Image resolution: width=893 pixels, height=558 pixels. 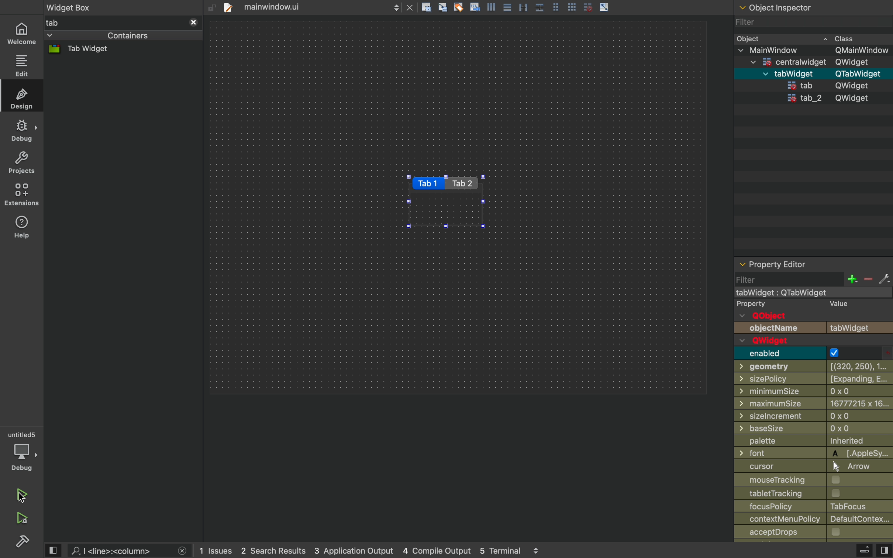 I want to click on align left, so click(x=491, y=6).